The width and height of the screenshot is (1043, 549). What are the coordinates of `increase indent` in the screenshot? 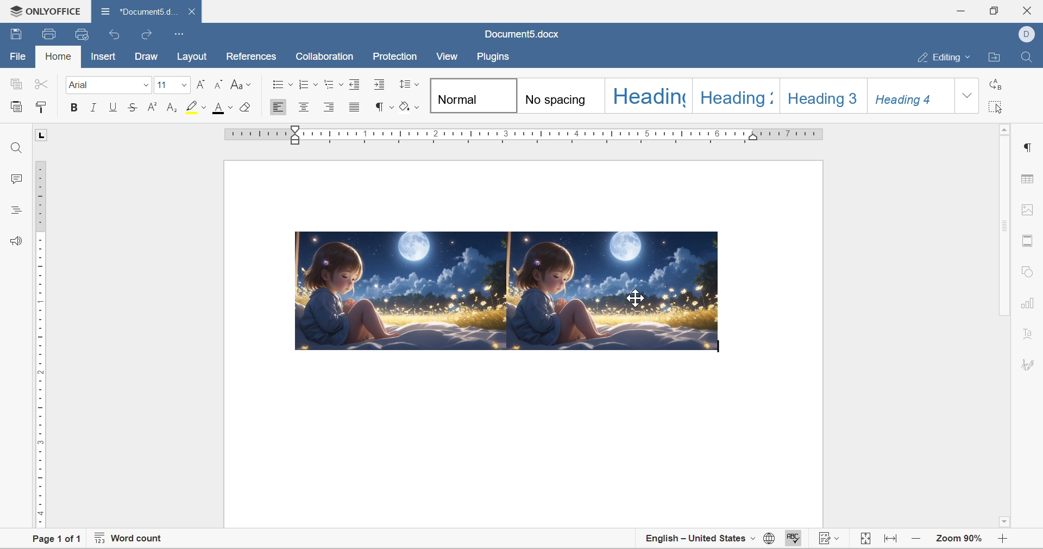 It's located at (381, 84).